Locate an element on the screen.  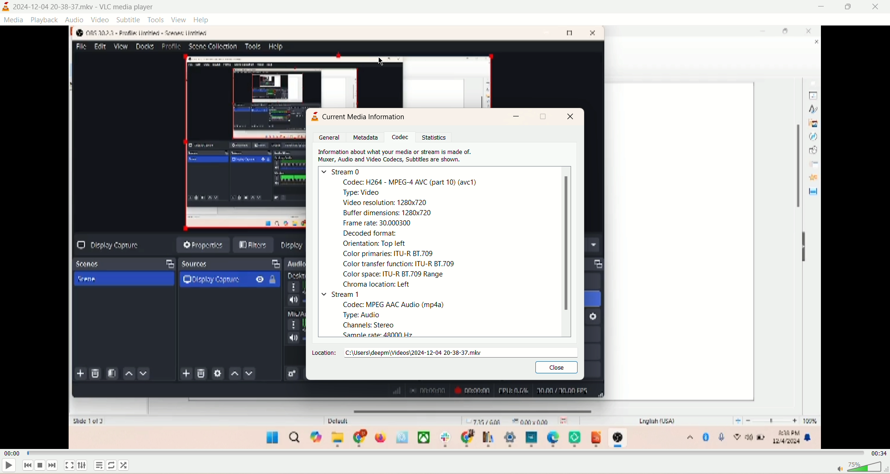
help is located at coordinates (201, 20).